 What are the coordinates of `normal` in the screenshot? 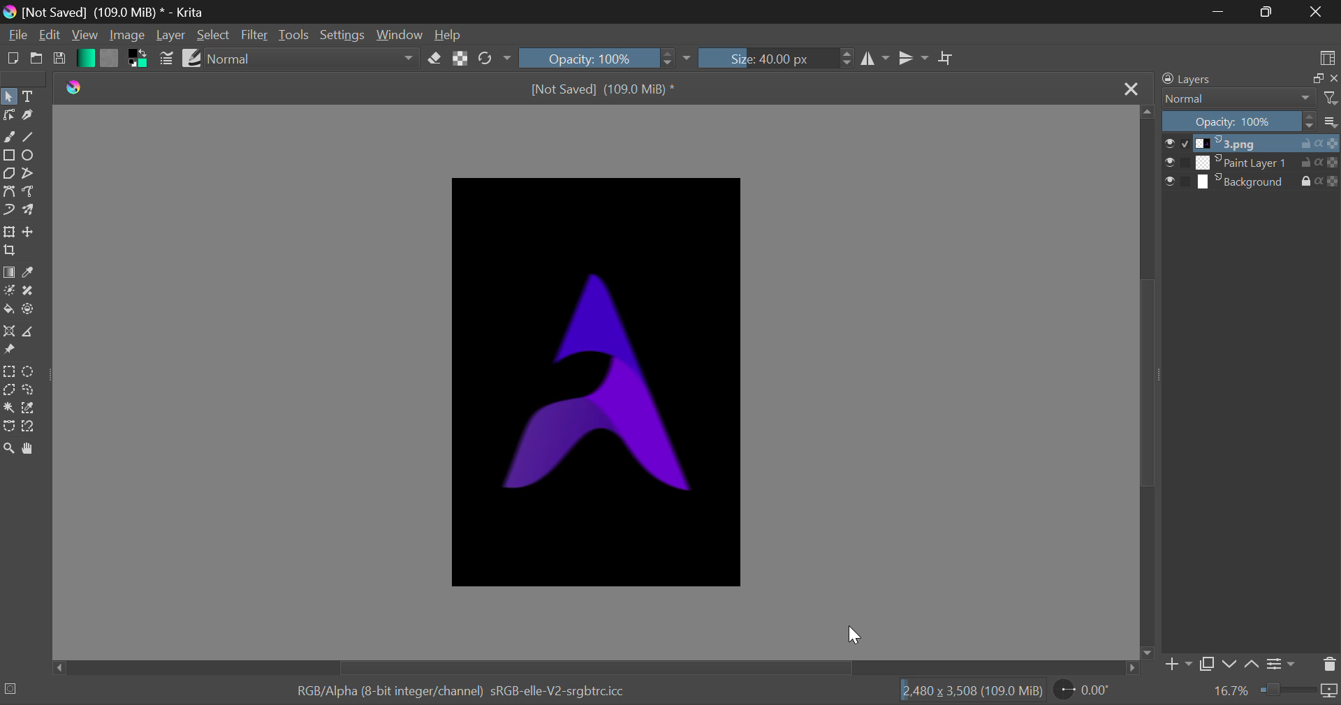 It's located at (312, 58).